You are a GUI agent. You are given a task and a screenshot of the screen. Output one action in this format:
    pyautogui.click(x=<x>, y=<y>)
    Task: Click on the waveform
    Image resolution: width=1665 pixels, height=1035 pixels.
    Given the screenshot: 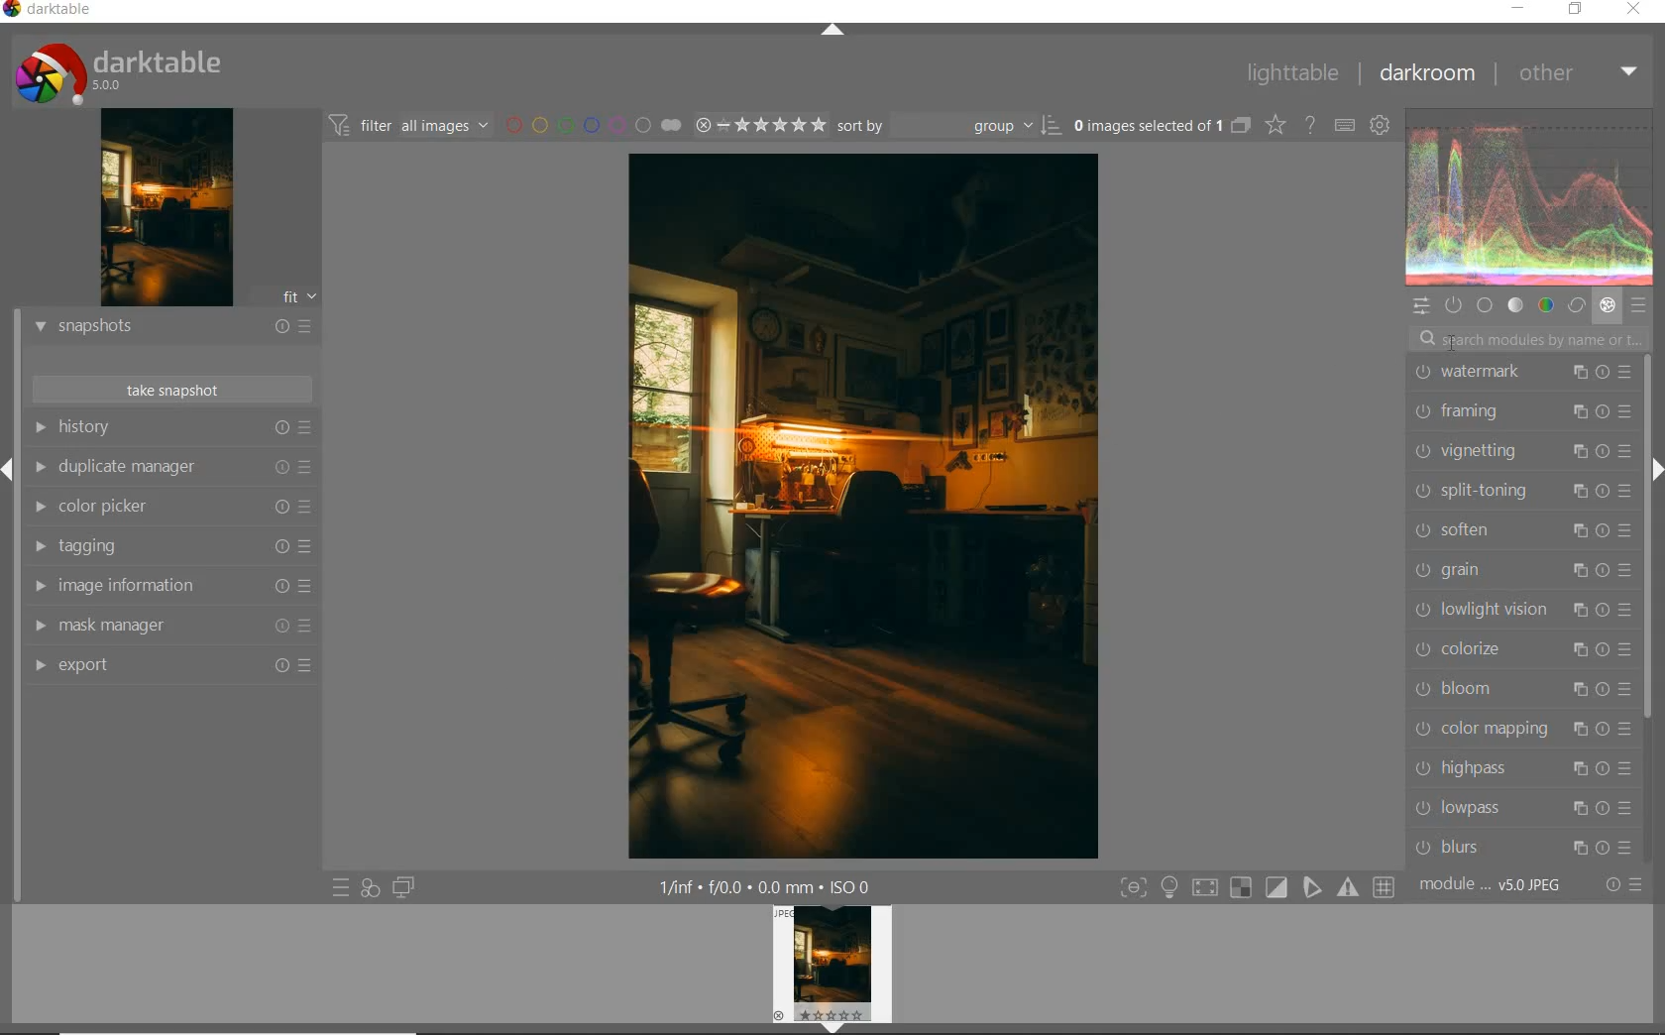 What is the action you would take?
    pyautogui.click(x=1530, y=196)
    